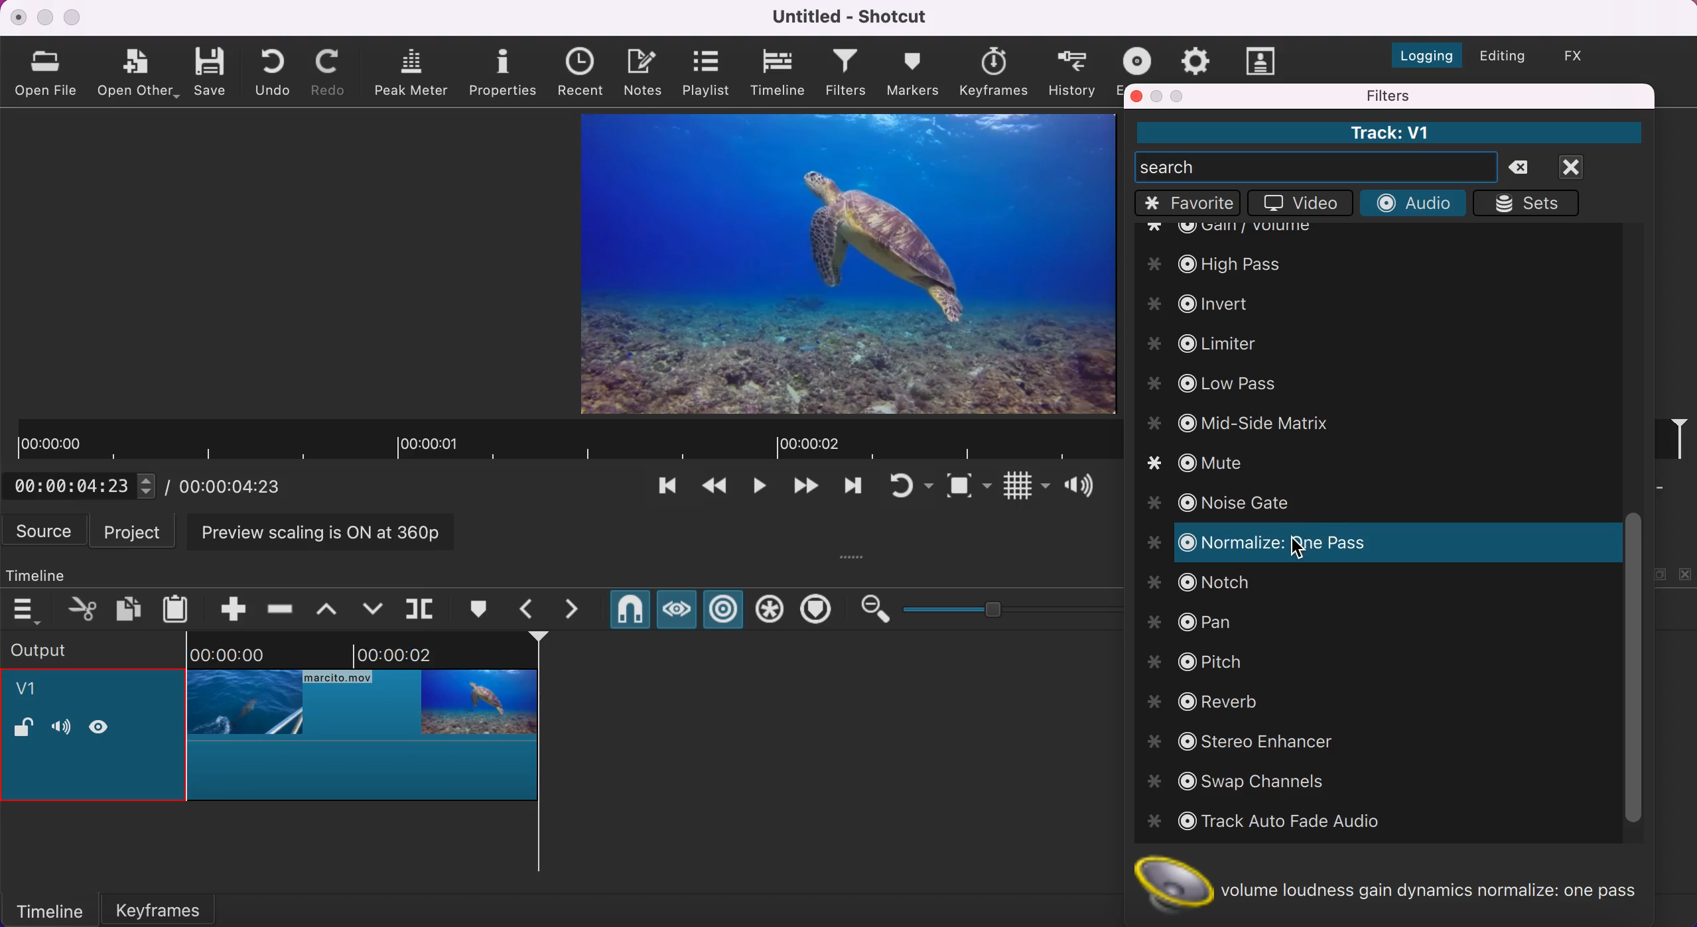 Image resolution: width=1697 pixels, height=927 pixels. I want to click on volume, so click(60, 729).